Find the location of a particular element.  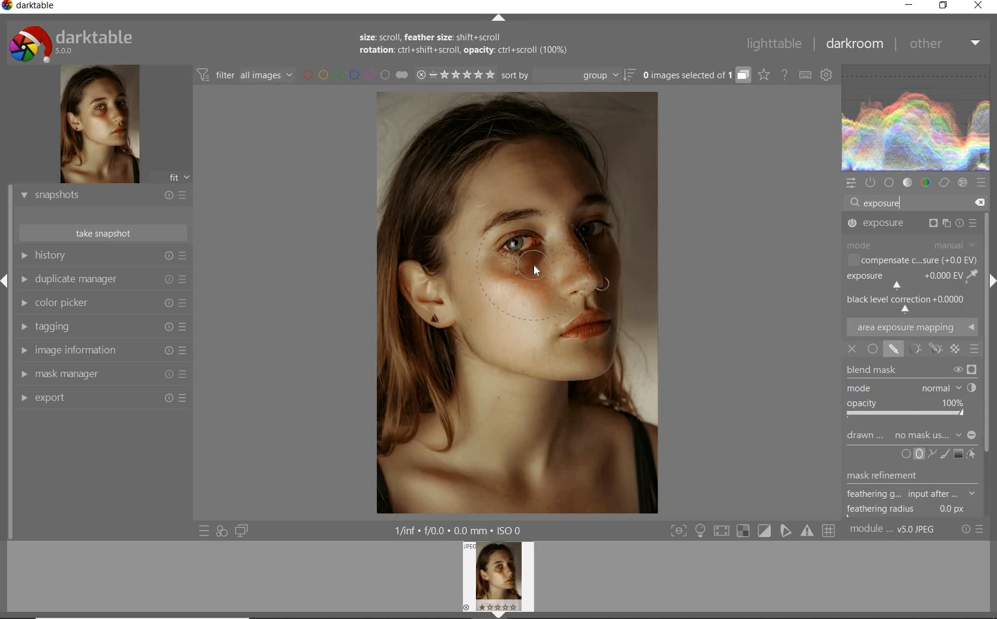

DRAWN MASK is located at coordinates (912, 435).